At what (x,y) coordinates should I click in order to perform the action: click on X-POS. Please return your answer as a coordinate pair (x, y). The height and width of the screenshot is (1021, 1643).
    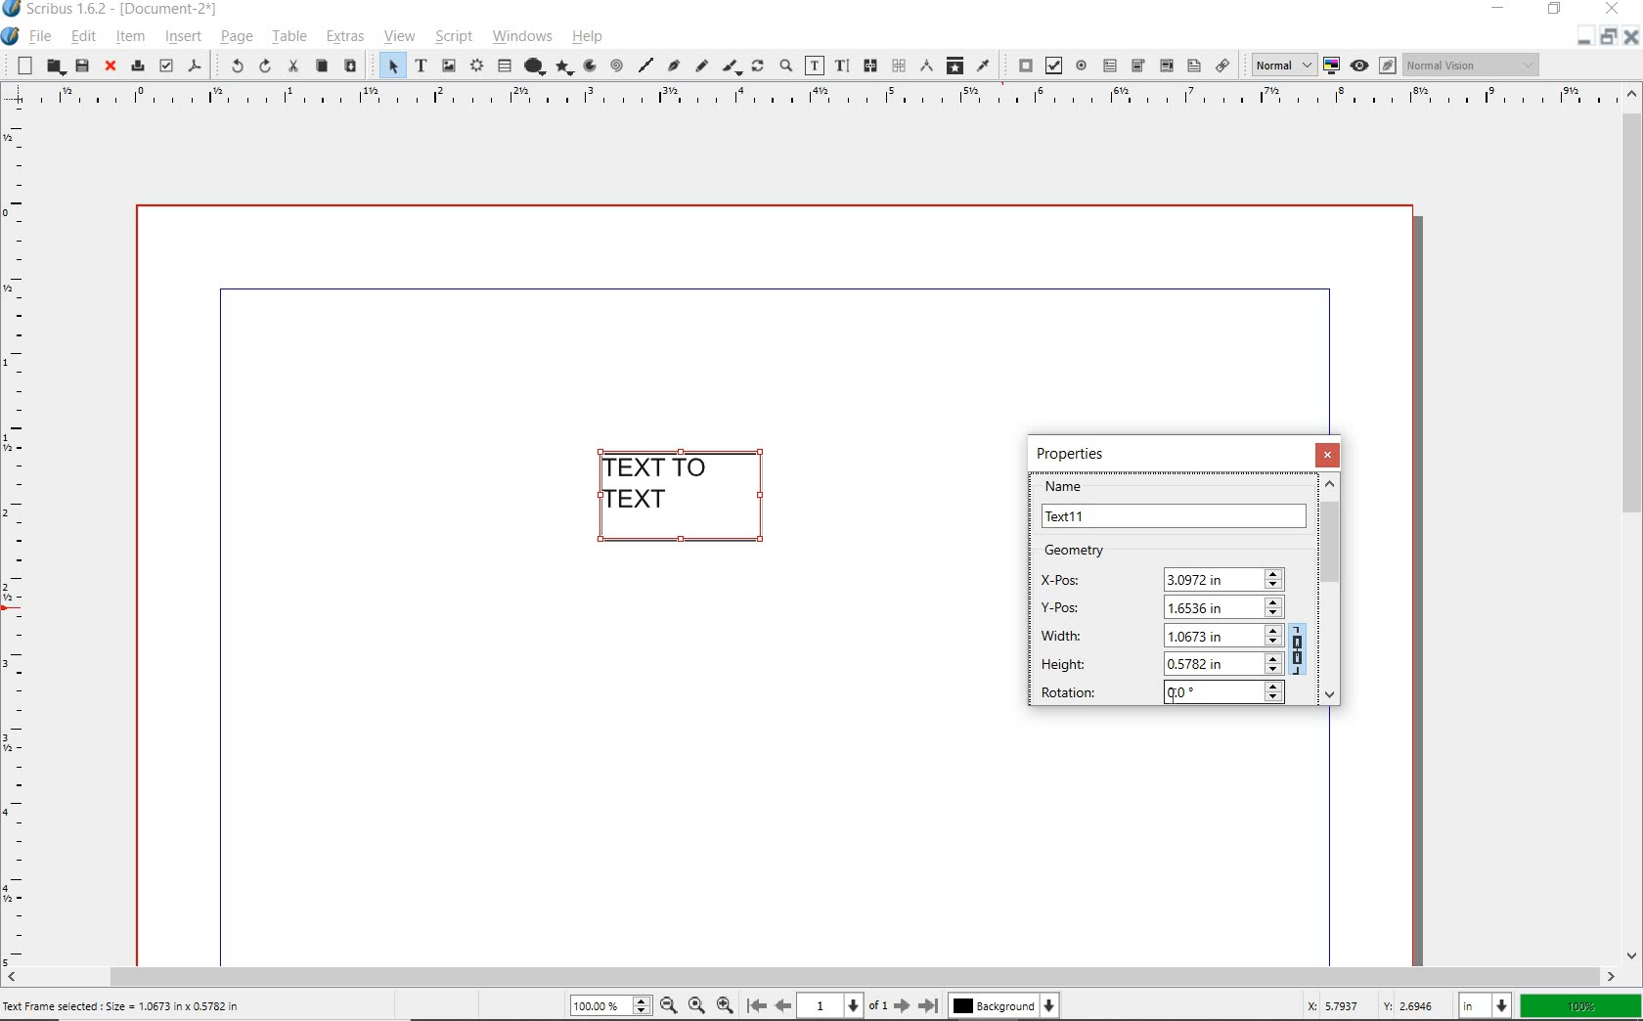
    Looking at the image, I should click on (1162, 576).